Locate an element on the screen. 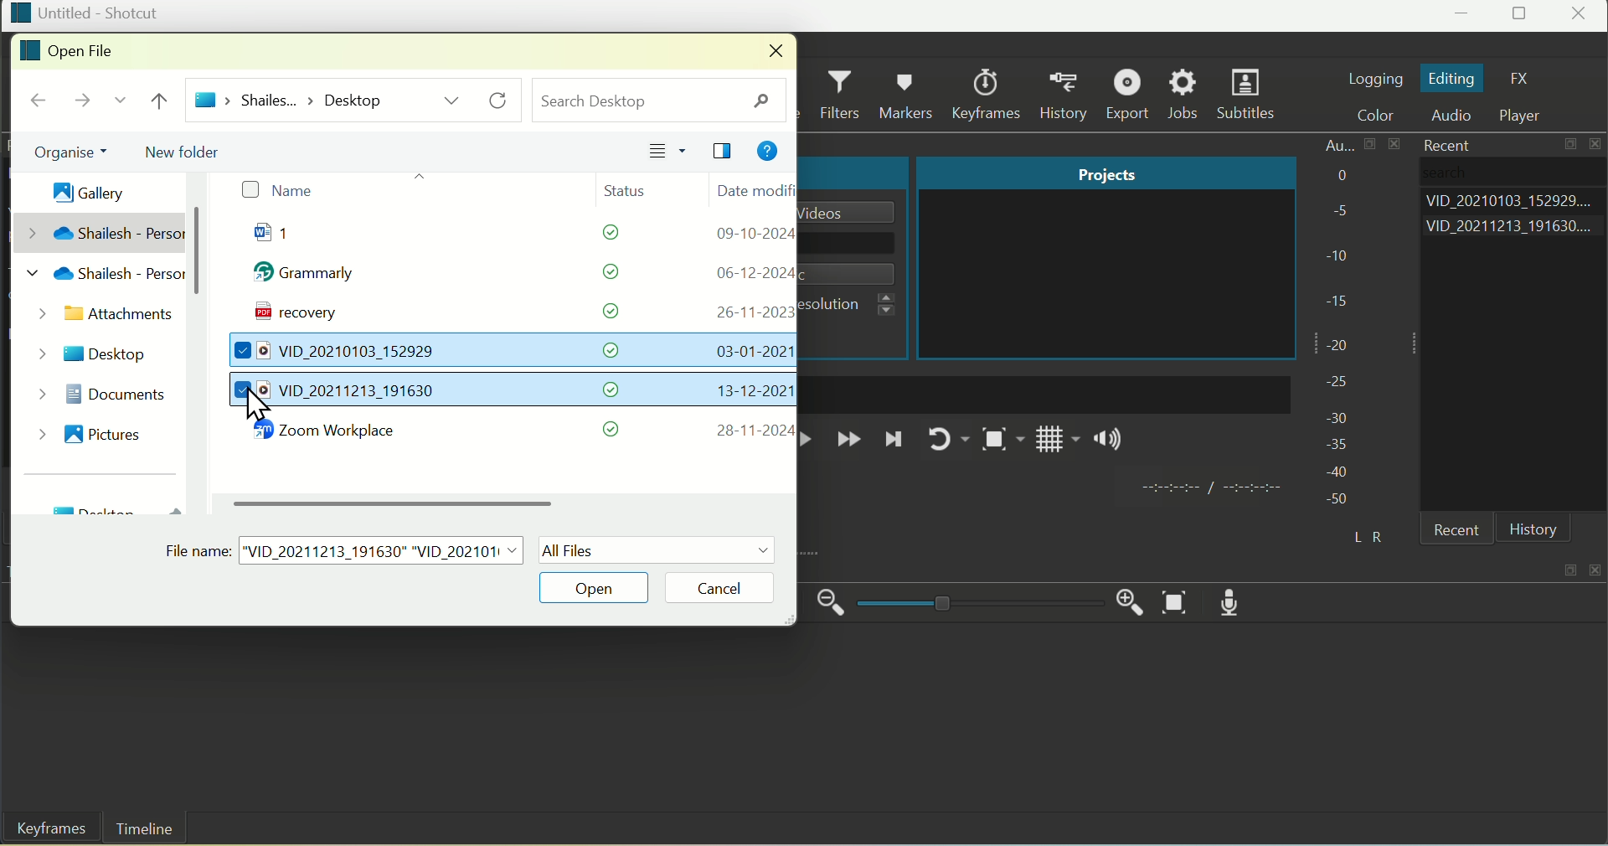  Player is located at coordinates (1528, 116).